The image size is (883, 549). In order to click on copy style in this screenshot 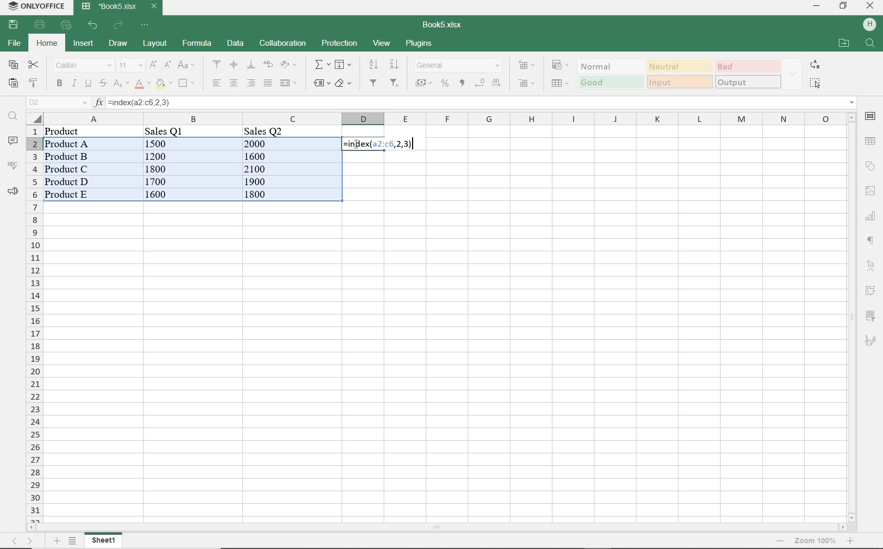, I will do `click(32, 83)`.